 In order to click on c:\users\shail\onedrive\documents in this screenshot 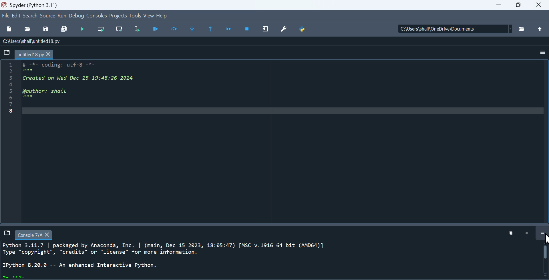, I will do `click(455, 29)`.